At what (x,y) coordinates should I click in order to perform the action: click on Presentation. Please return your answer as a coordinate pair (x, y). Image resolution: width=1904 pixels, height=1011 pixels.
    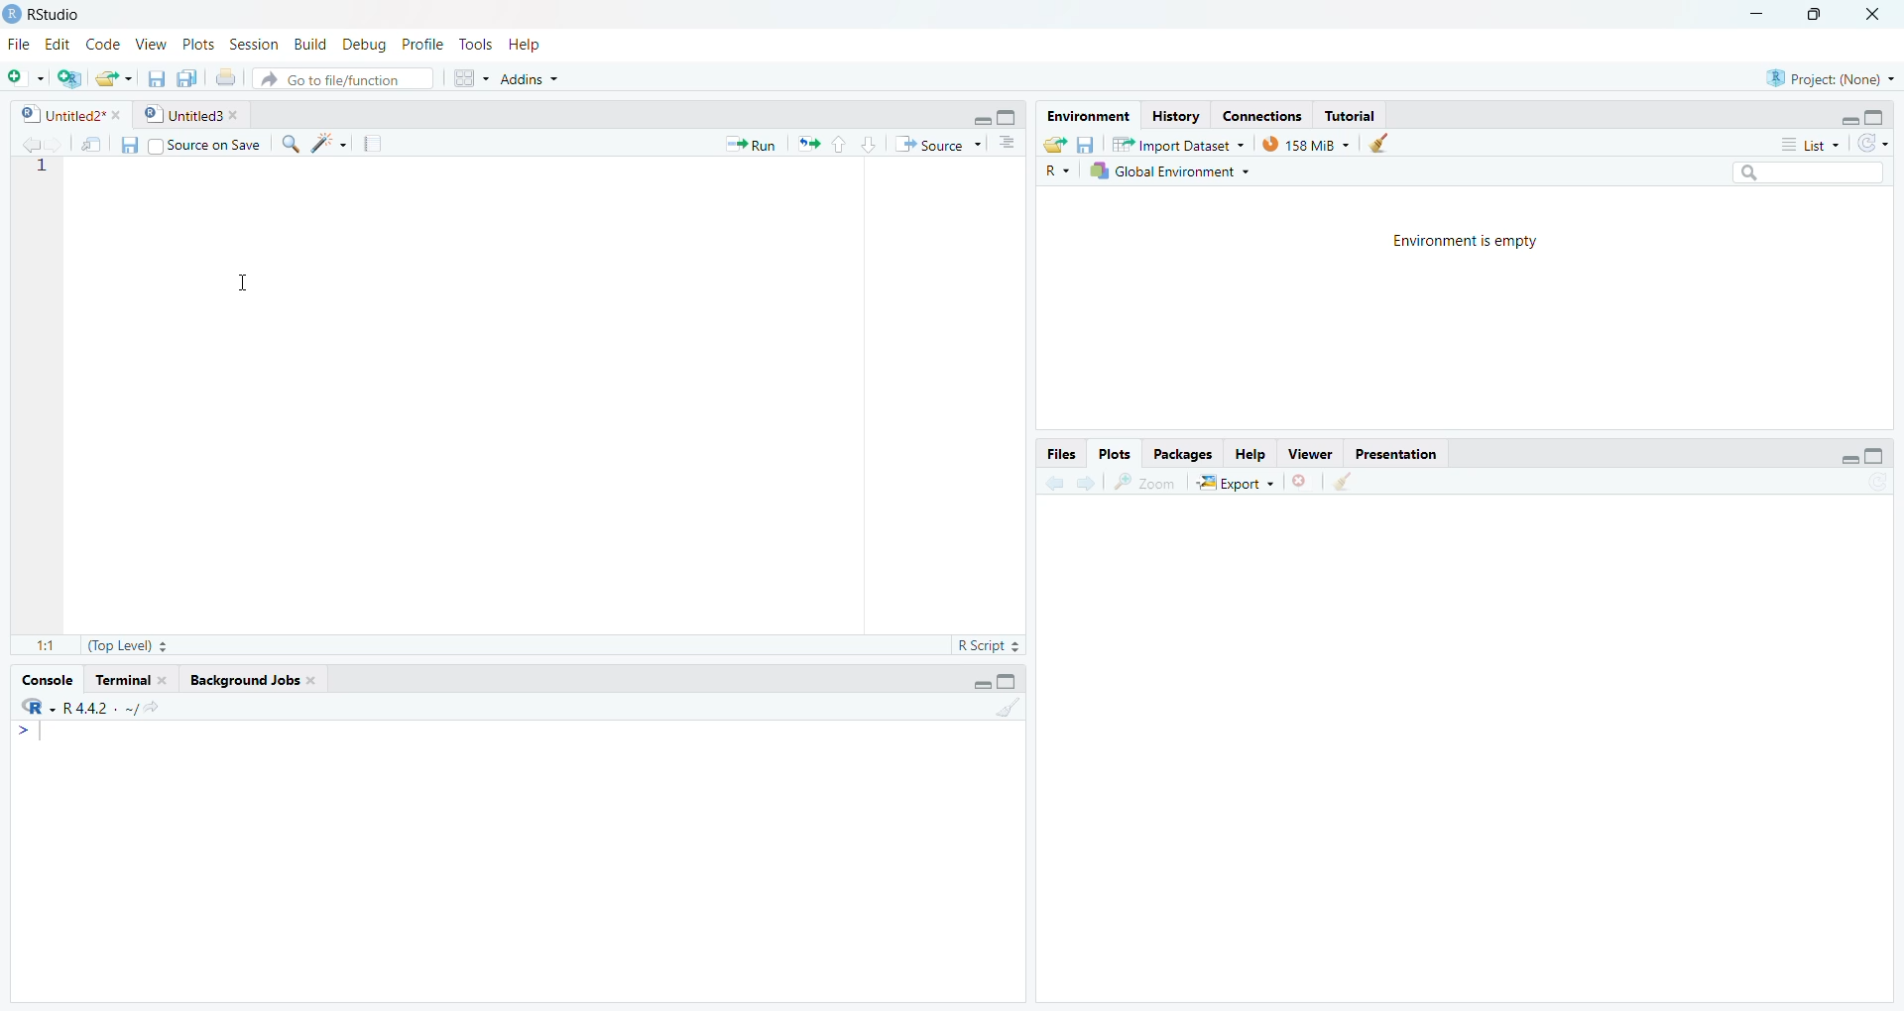
    Looking at the image, I should click on (1405, 453).